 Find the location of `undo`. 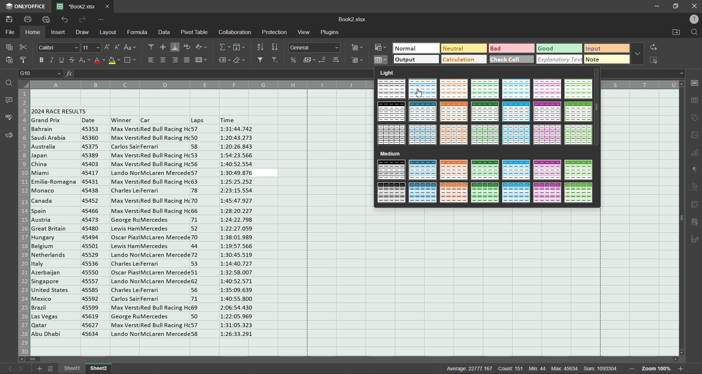

undo is located at coordinates (64, 20).